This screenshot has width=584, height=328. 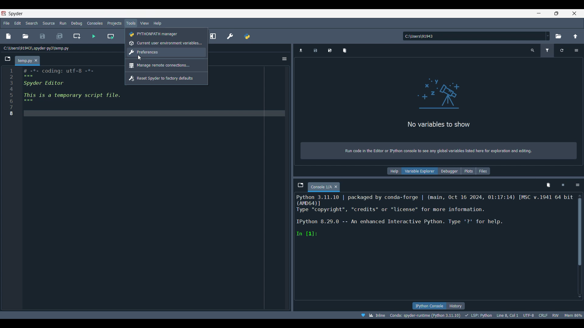 What do you see at coordinates (36, 61) in the screenshot?
I see `Close tab` at bounding box center [36, 61].